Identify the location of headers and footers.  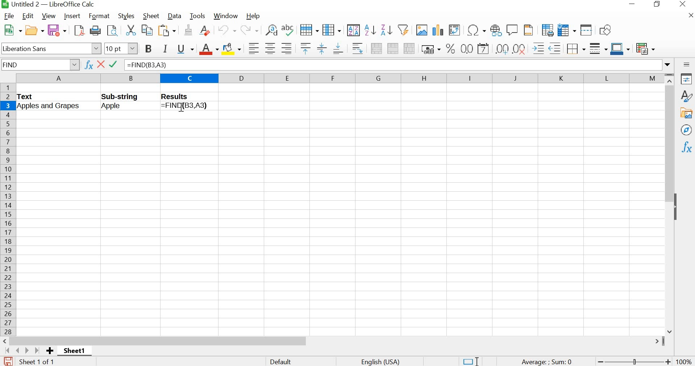
(529, 30).